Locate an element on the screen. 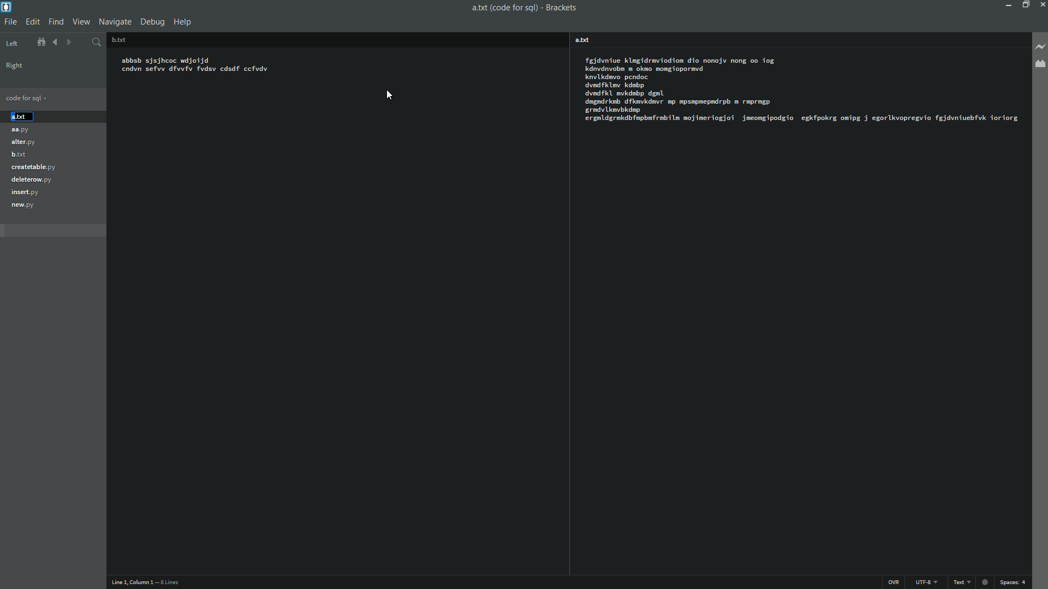 The height and width of the screenshot is (589, 1048). text is located at coordinates (966, 583).